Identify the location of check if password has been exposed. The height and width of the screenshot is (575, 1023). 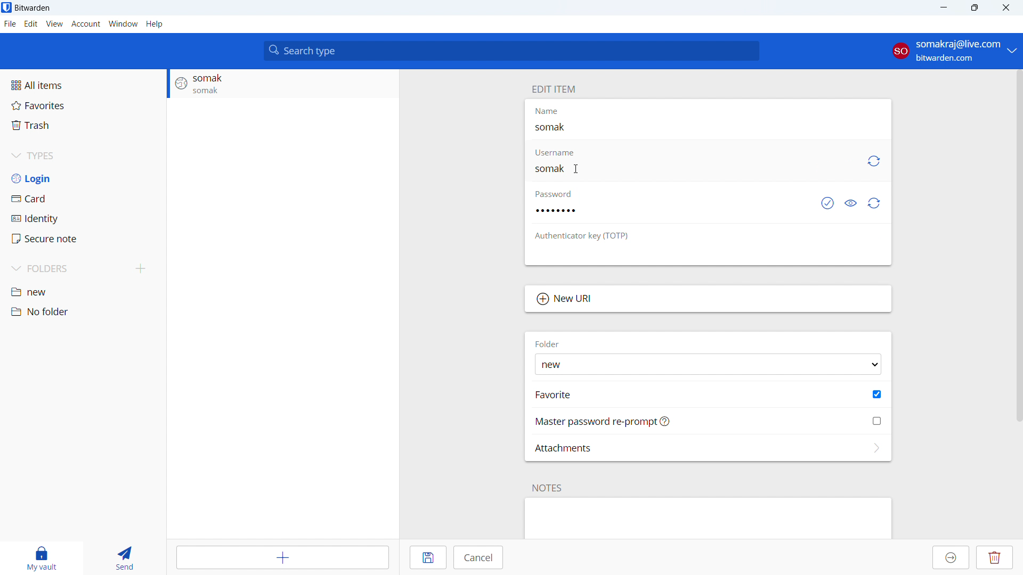
(827, 202).